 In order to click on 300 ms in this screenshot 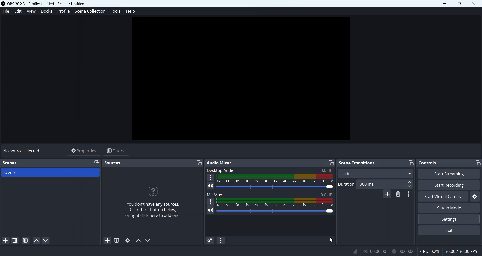, I will do `click(385, 184)`.